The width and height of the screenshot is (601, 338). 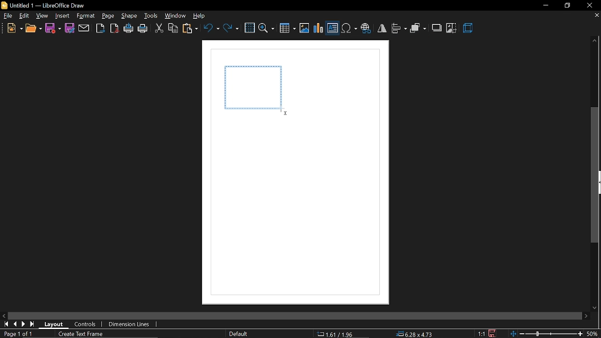 What do you see at coordinates (288, 29) in the screenshot?
I see `insert table` at bounding box center [288, 29].